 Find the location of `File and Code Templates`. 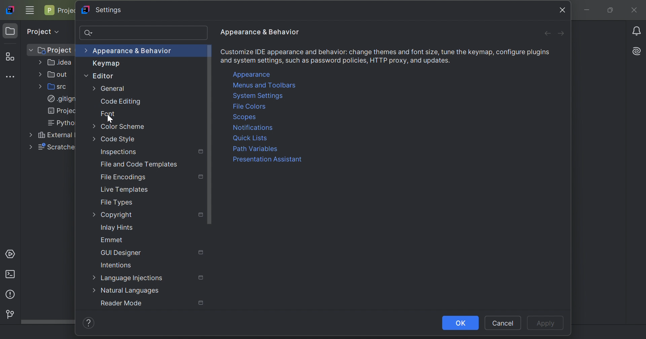

File and Code Templates is located at coordinates (141, 164).